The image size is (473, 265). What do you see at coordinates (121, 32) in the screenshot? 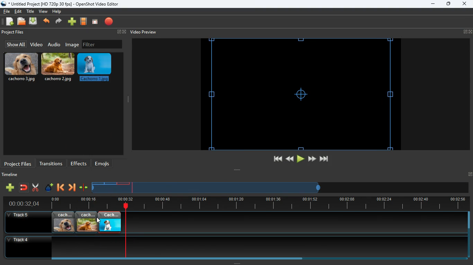
I see `fullscreen` at bounding box center [121, 32].